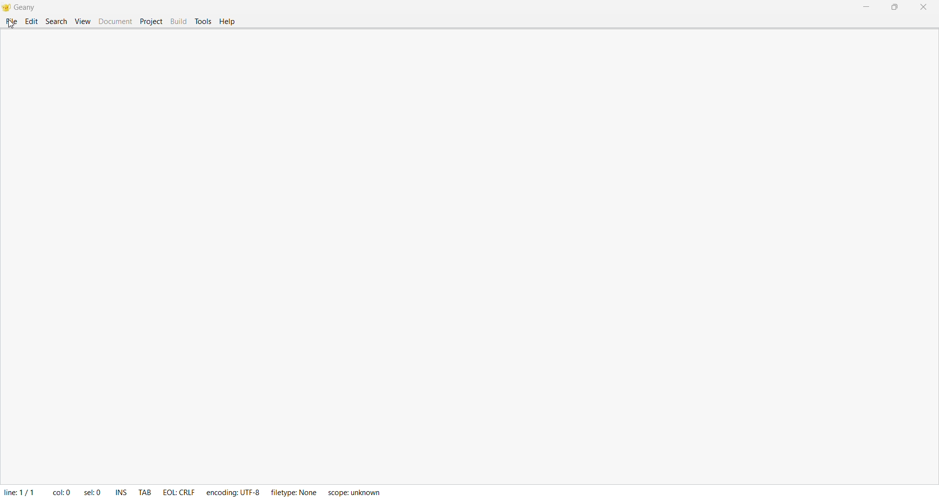  What do you see at coordinates (234, 492) in the screenshot?
I see `encoding: UTF-8` at bounding box center [234, 492].